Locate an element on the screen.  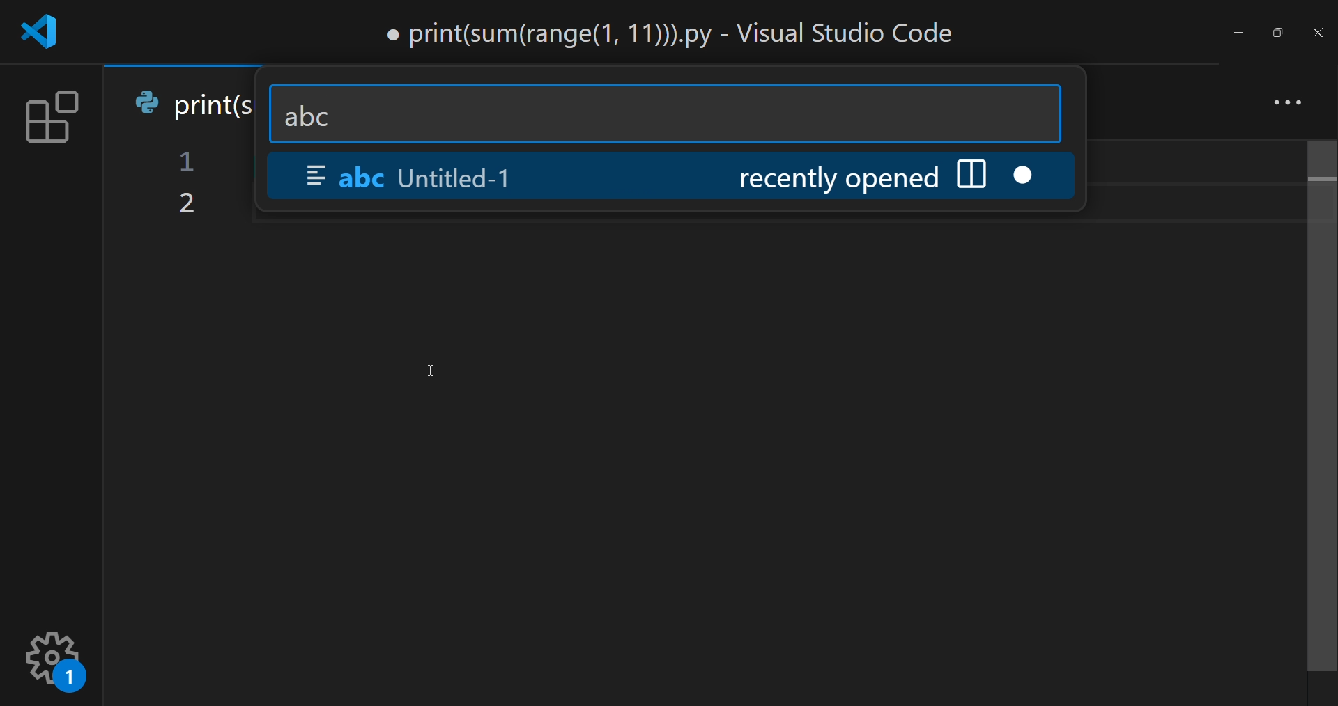
setting  is located at coordinates (52, 656).